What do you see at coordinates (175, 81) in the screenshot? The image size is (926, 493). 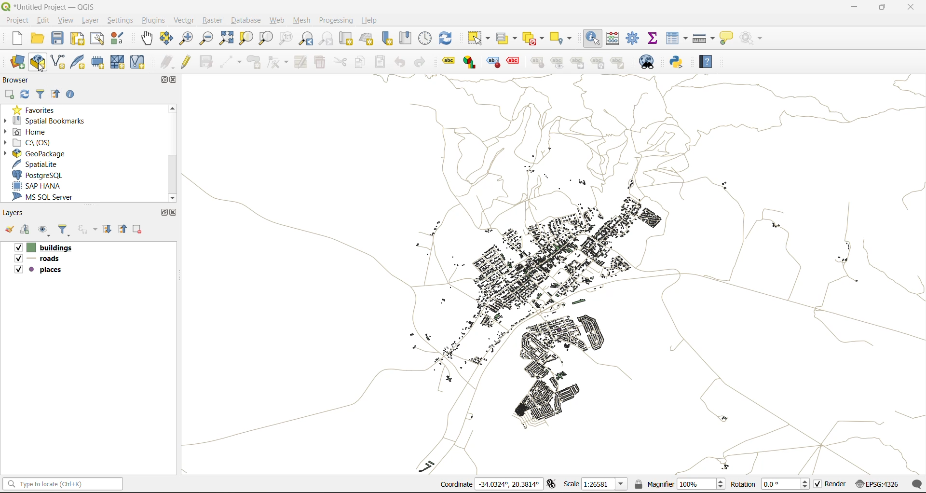 I see `close` at bounding box center [175, 81].